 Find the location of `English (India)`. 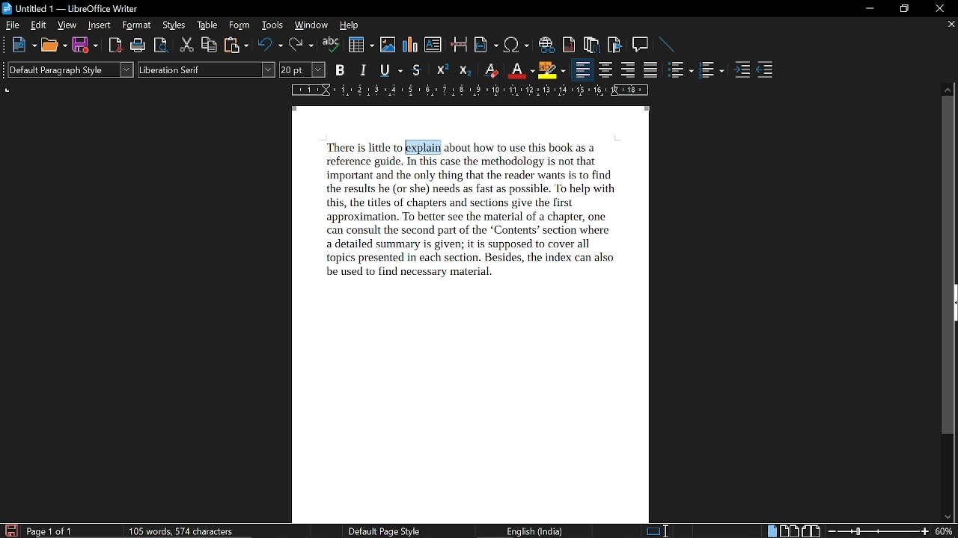

English (India) is located at coordinates (537, 531).